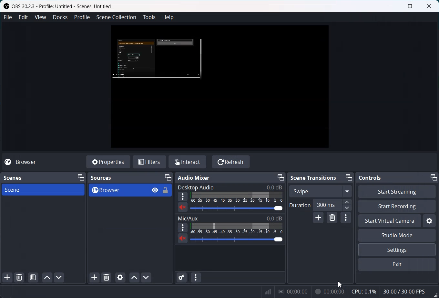  I want to click on Cursor, so click(341, 284).